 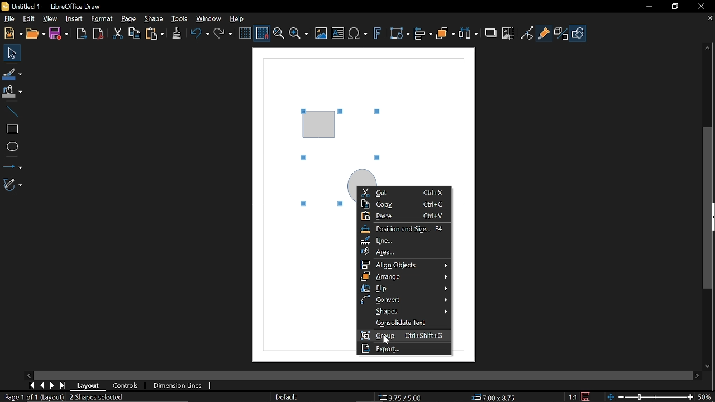 What do you see at coordinates (403, 288) in the screenshot?
I see `Flip` at bounding box center [403, 288].